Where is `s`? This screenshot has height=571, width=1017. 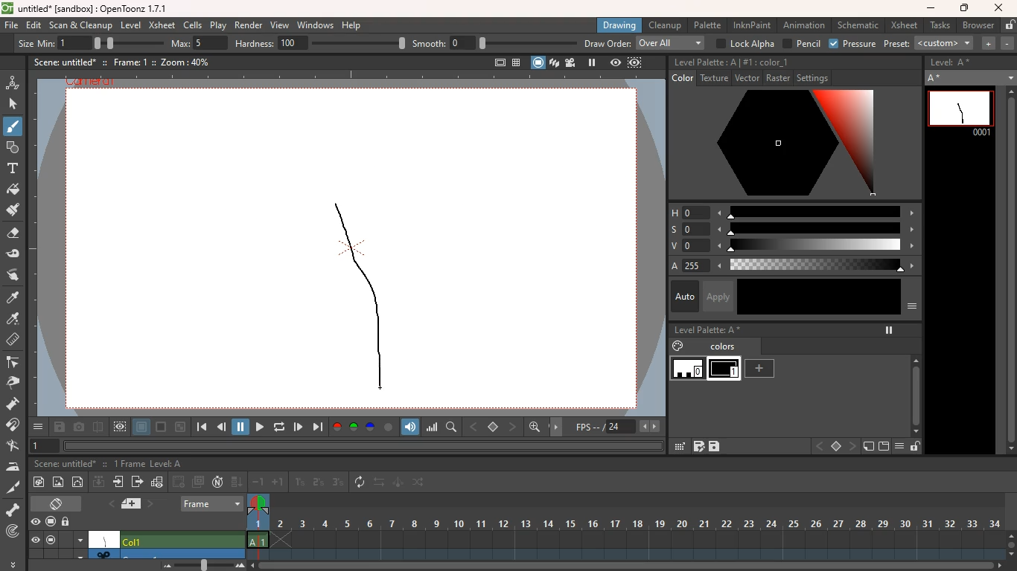 s is located at coordinates (683, 229).